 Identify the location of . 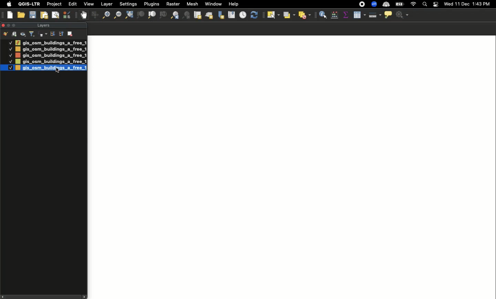
(316, 15).